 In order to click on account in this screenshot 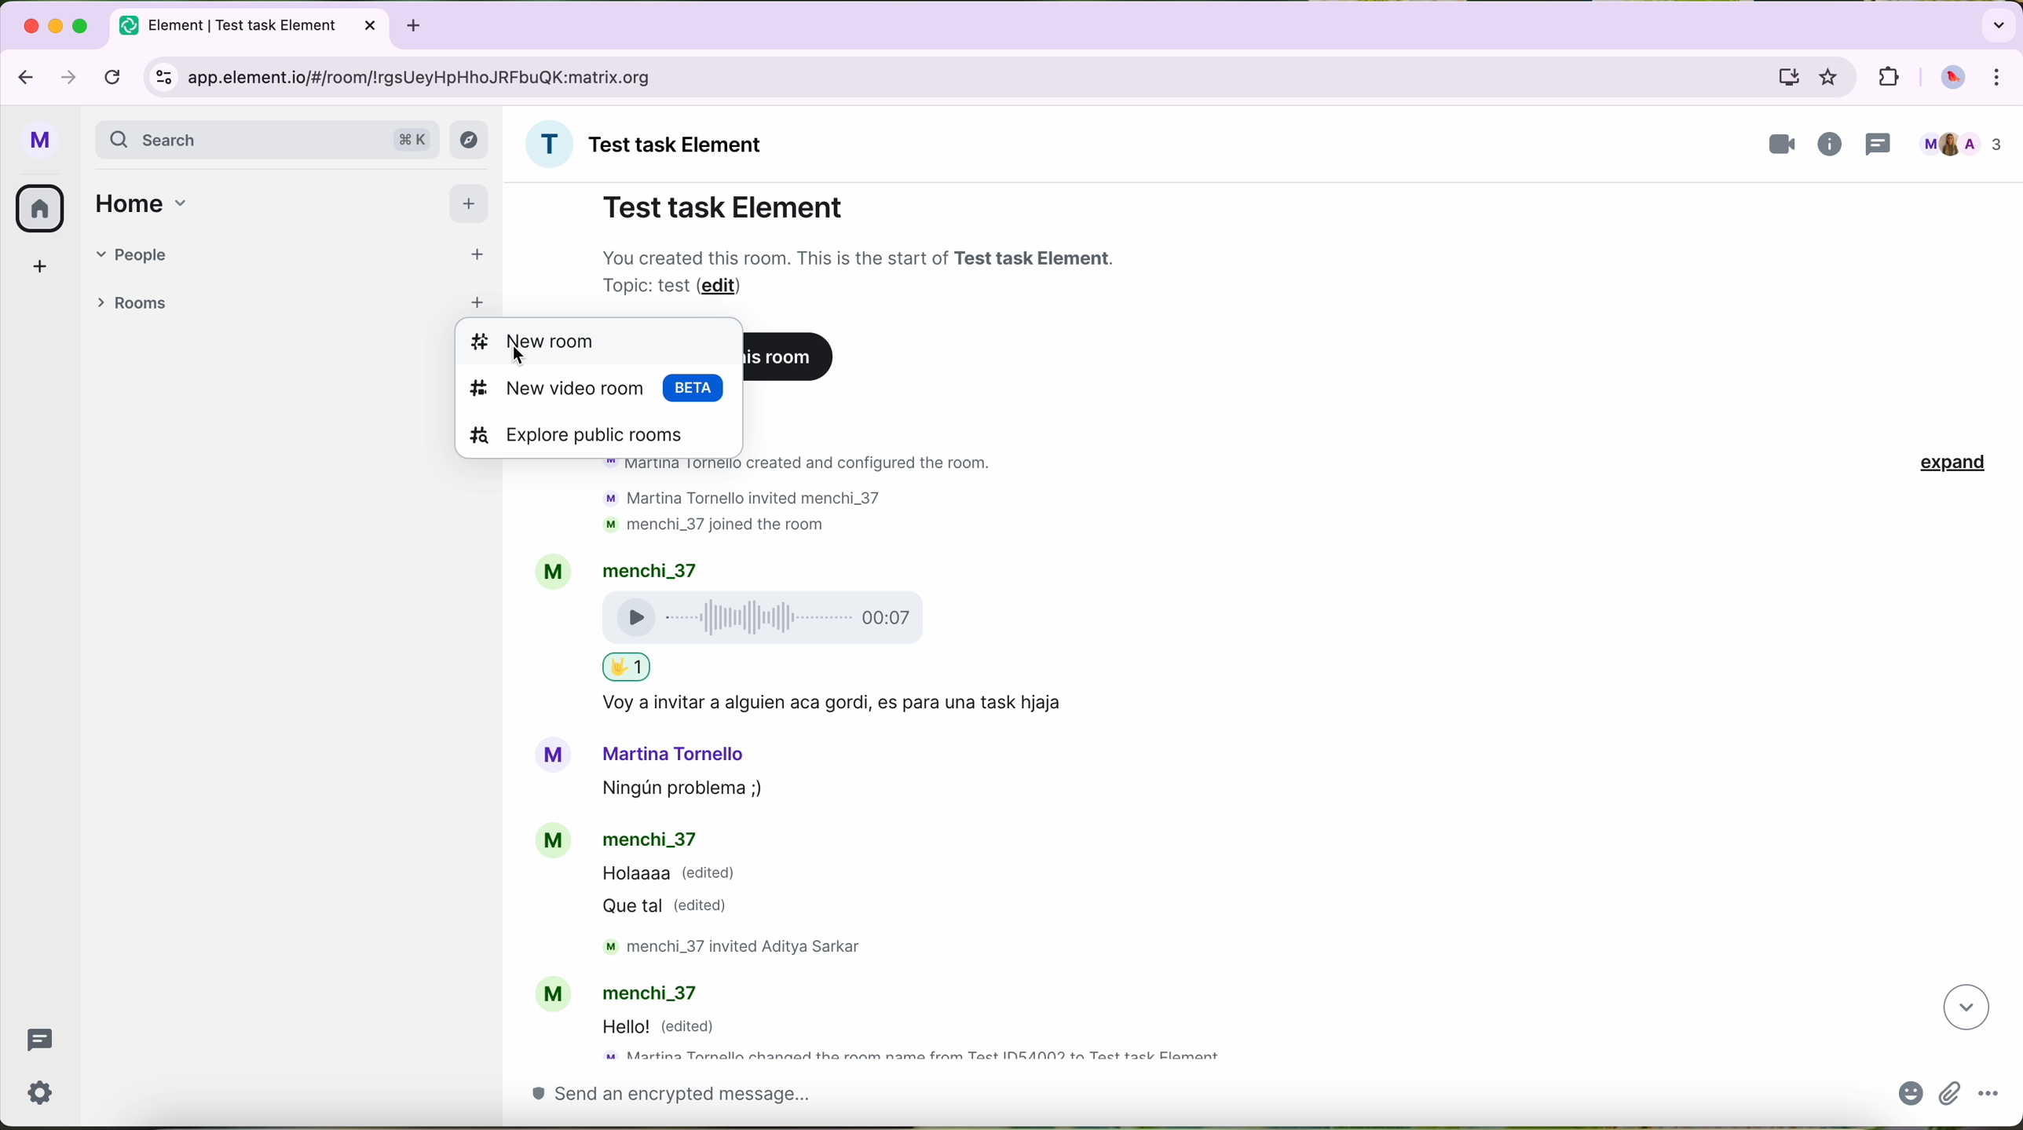, I will do `click(627, 837)`.